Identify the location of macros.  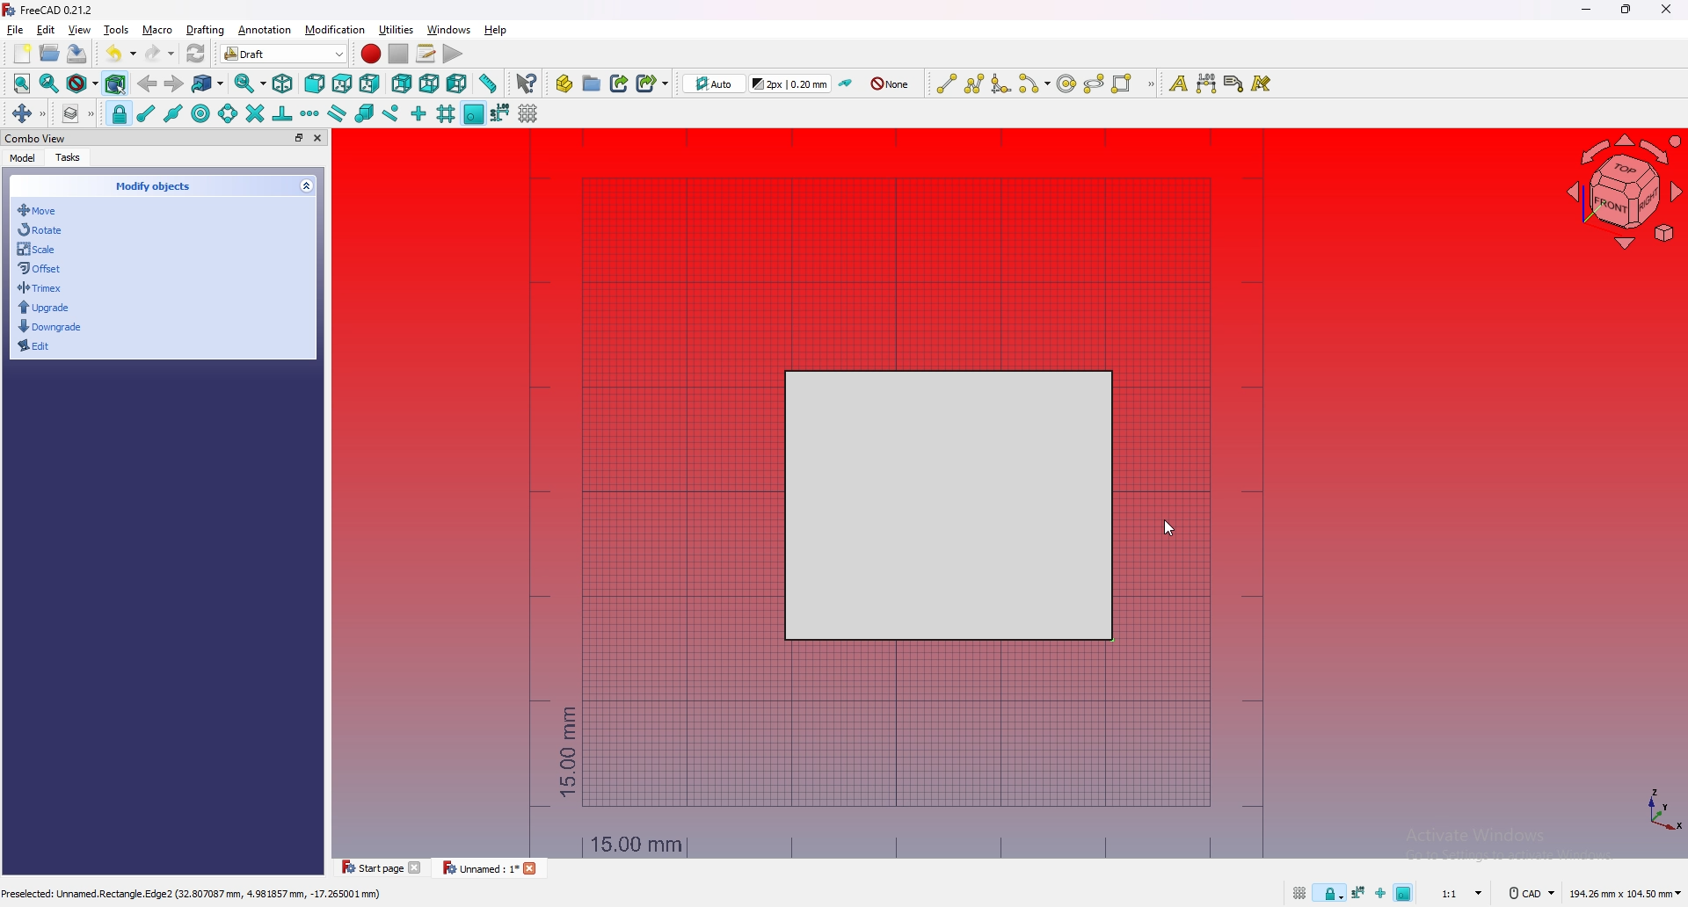
(426, 54).